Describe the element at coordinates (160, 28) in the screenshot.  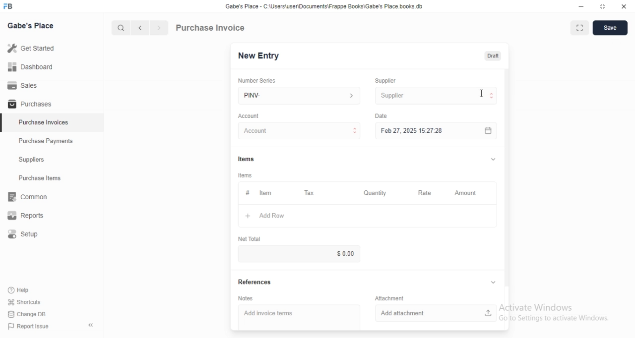
I see `Next` at that location.